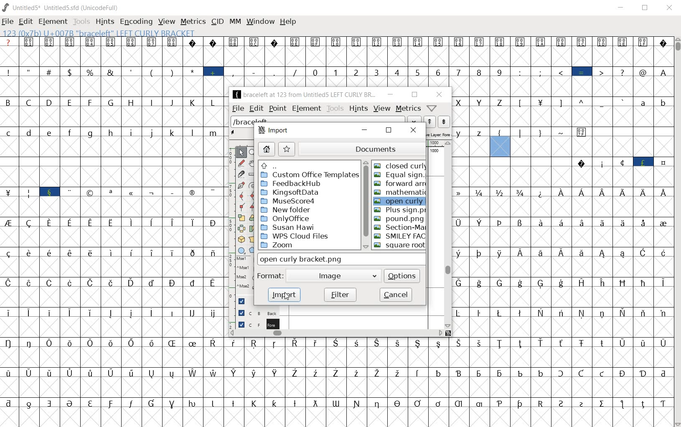  Describe the element at coordinates (252, 207) in the screenshot. I see `Add a corner point` at that location.